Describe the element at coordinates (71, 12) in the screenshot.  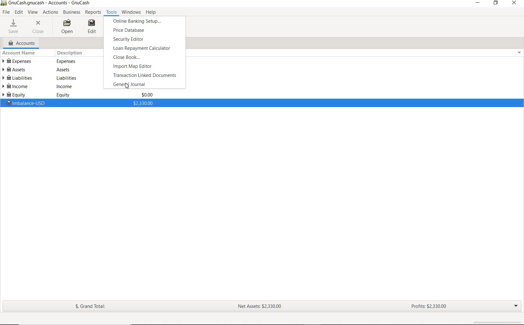
I see `BUSINESS` at that location.